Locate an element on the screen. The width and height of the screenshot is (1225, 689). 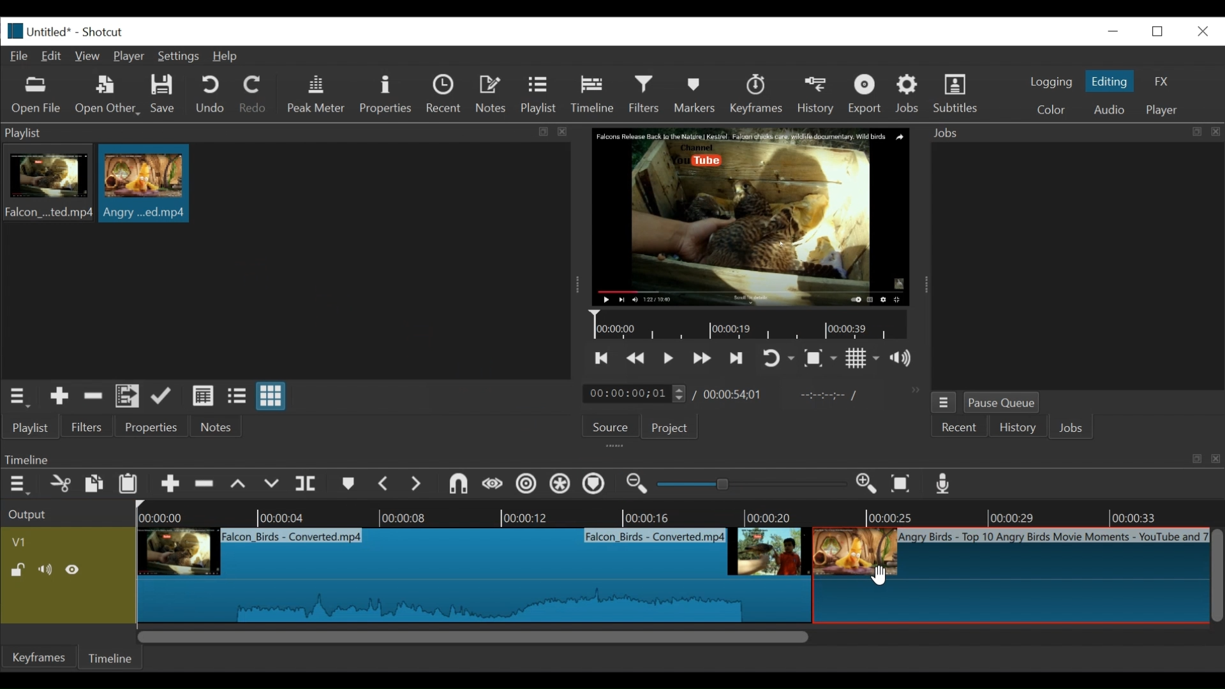
Audio is located at coordinates (1108, 110).